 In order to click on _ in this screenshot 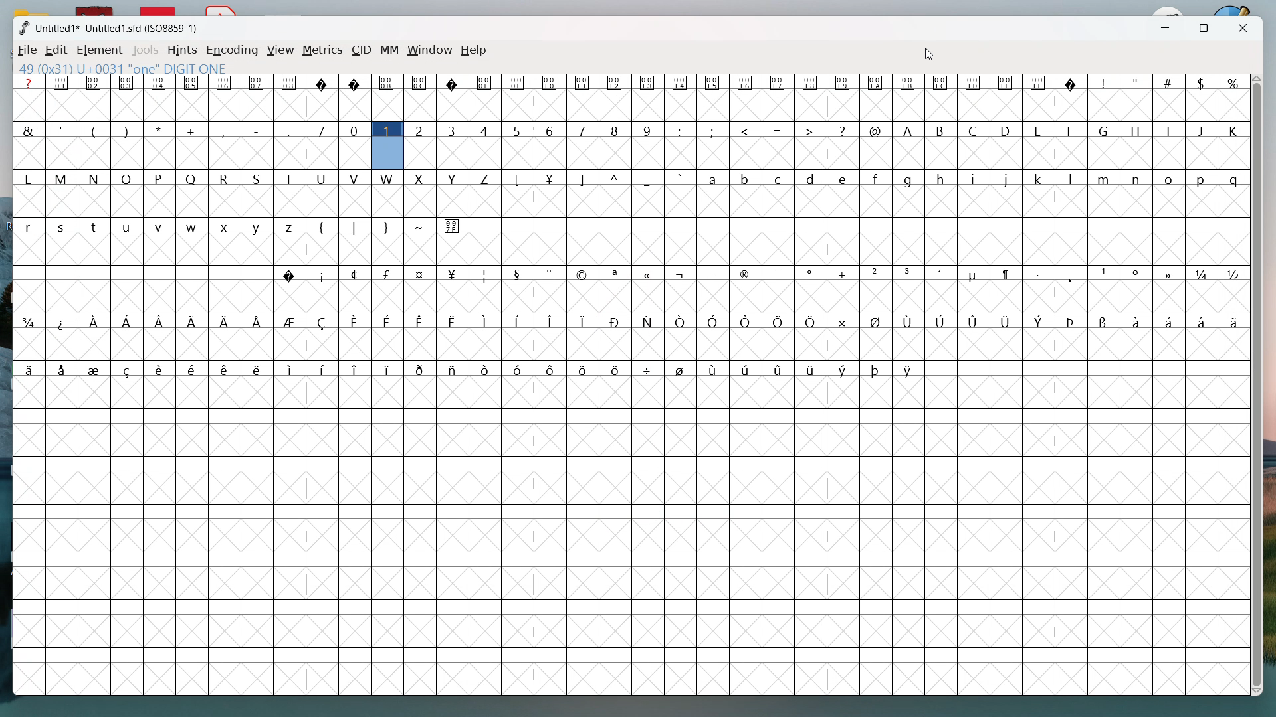, I will do `click(292, 131)`.